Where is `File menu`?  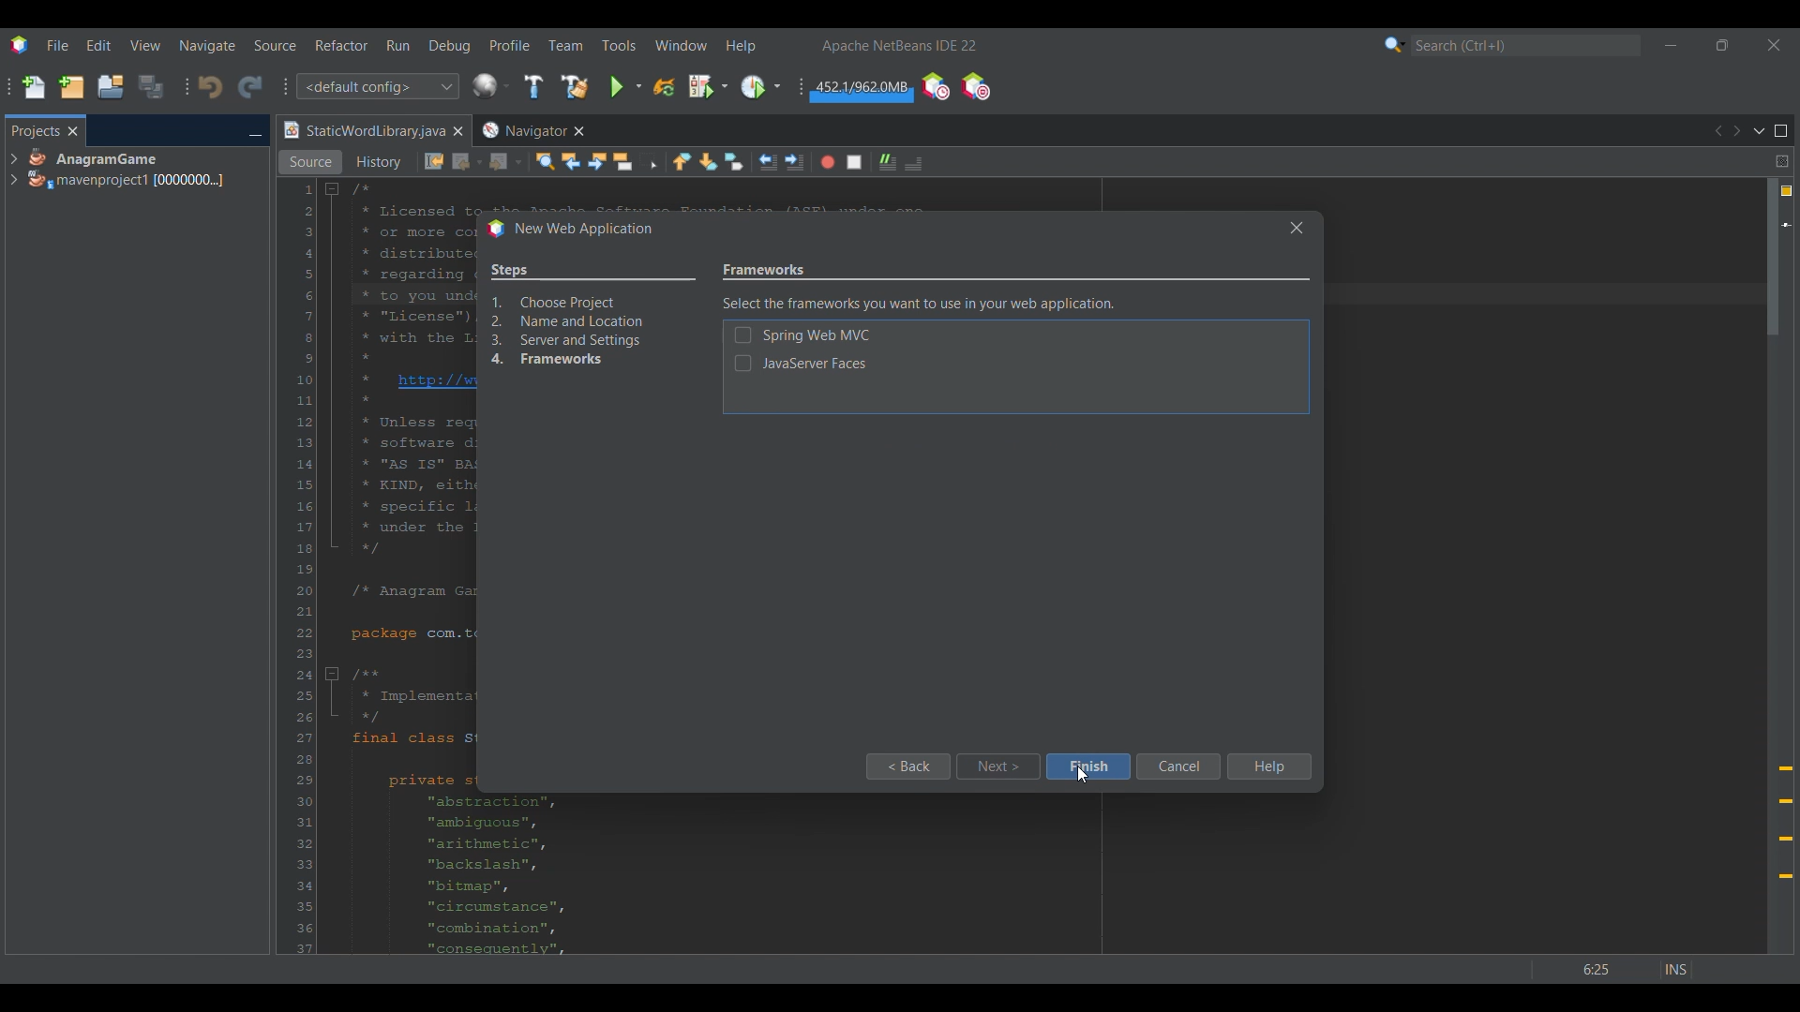 File menu is located at coordinates (57, 45).